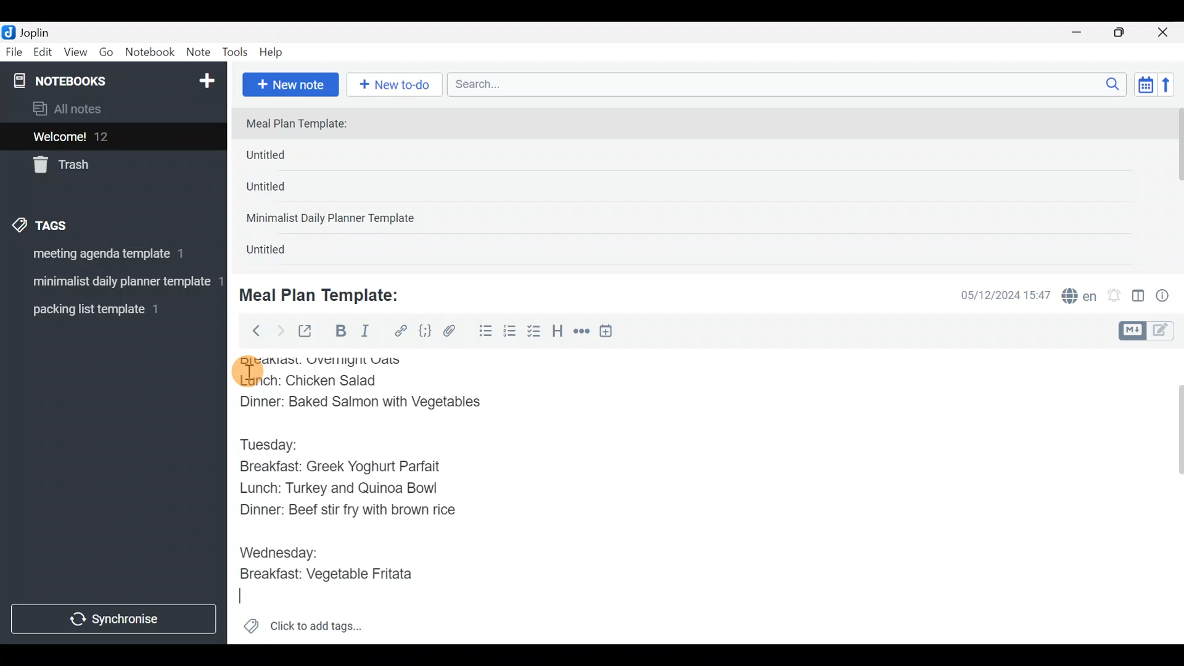 This screenshot has width=1184, height=666. What do you see at coordinates (996, 295) in the screenshot?
I see `Date & time` at bounding box center [996, 295].